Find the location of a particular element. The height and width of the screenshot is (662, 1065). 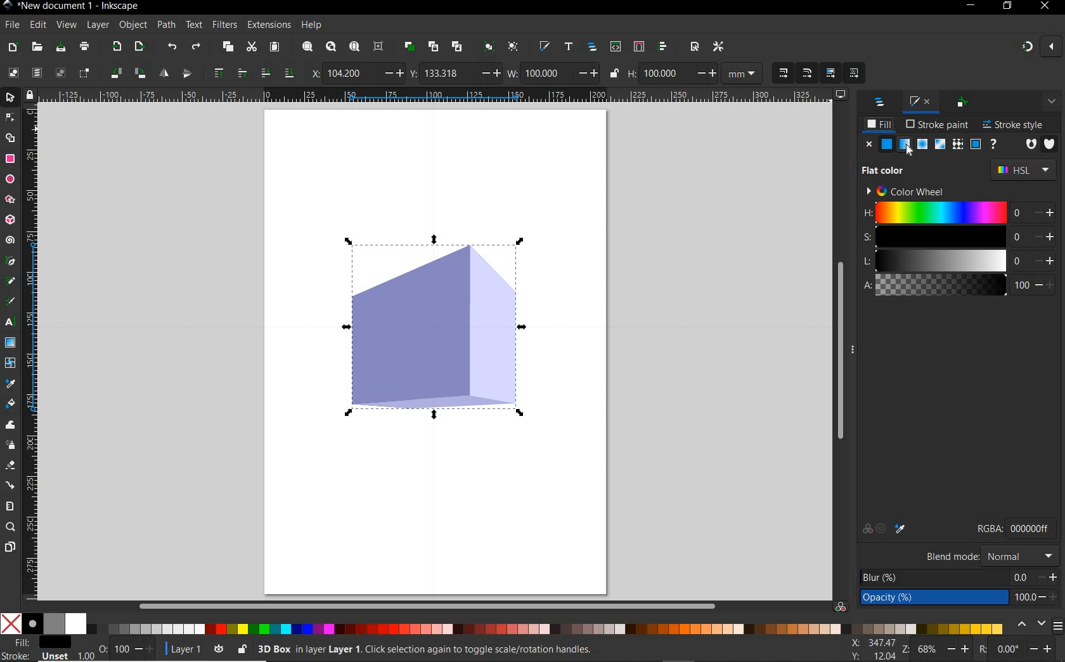

SELECTOR TOOL is located at coordinates (10, 98).